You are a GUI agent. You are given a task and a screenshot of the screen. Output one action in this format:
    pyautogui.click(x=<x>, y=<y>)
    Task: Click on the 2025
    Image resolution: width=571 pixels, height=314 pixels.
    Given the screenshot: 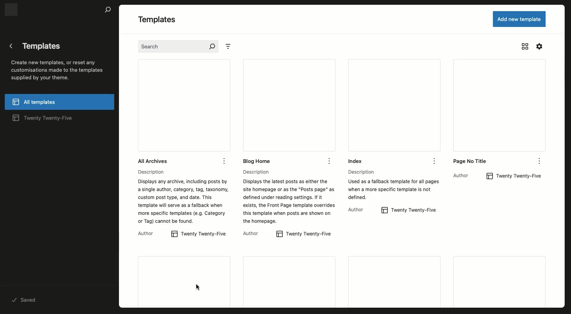 What is the action you would take?
    pyautogui.click(x=44, y=119)
    